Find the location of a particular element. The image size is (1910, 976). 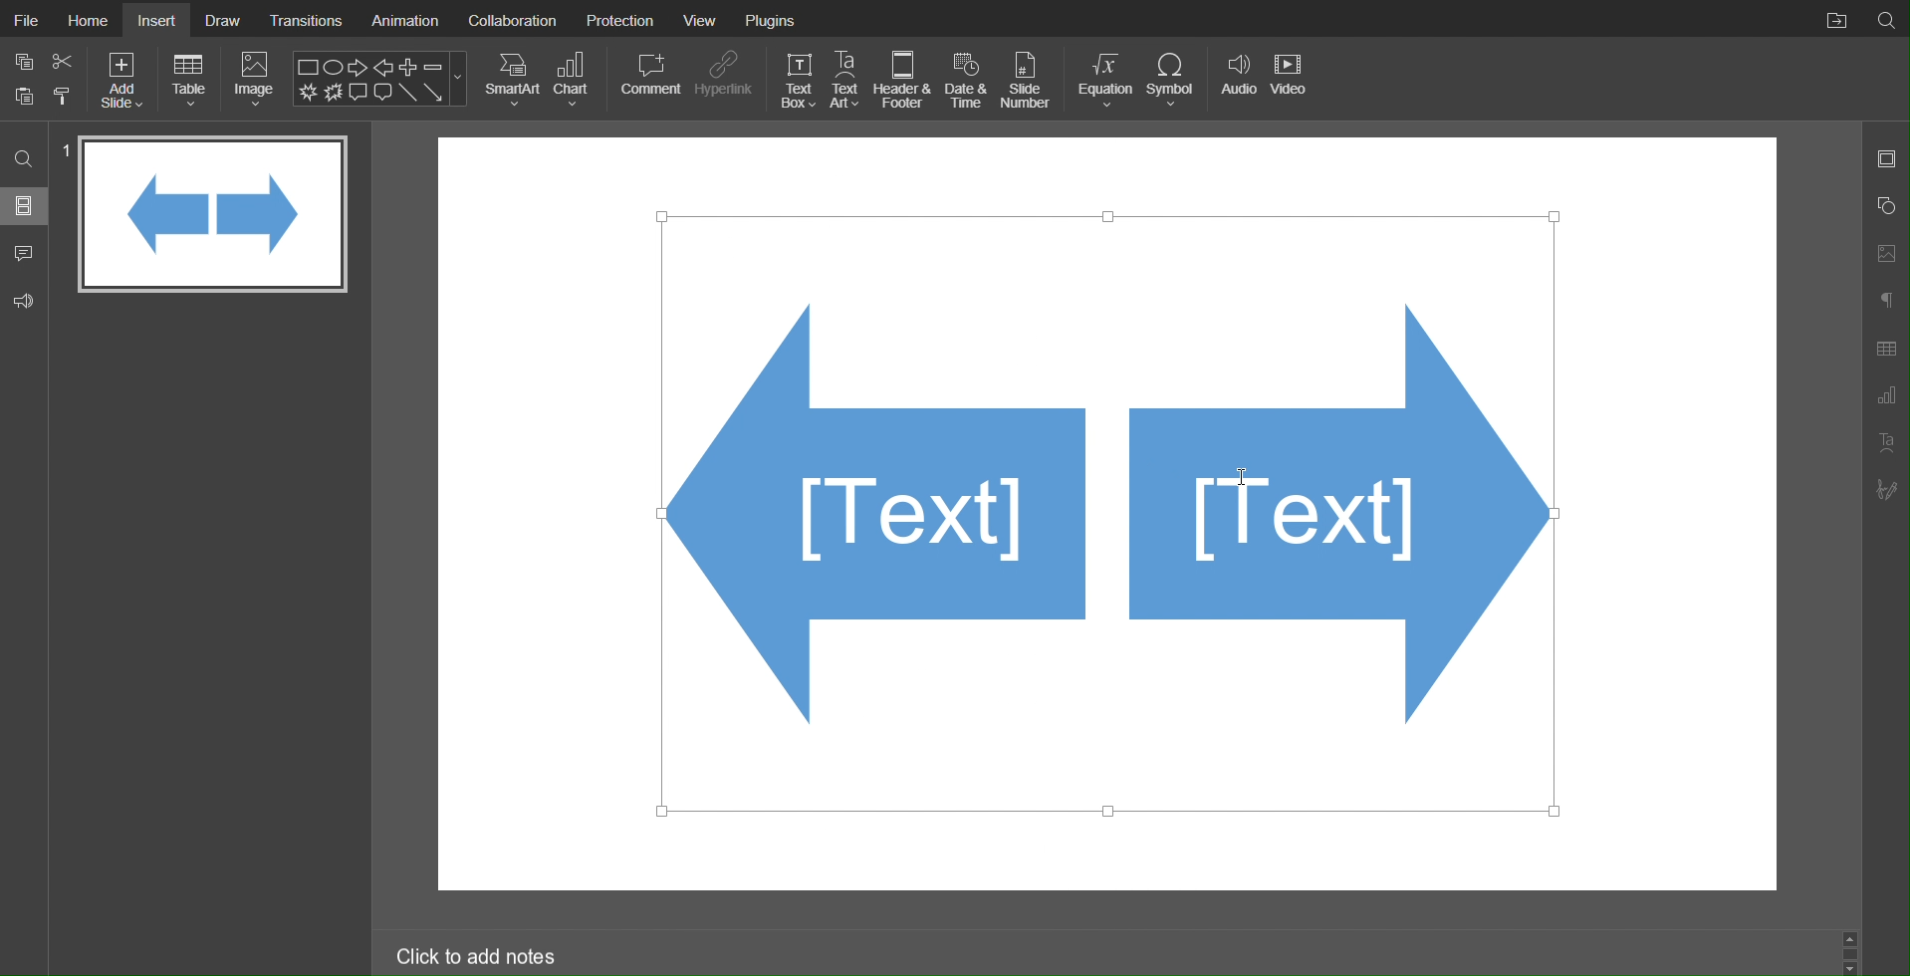

Equation is located at coordinates (1102, 80).